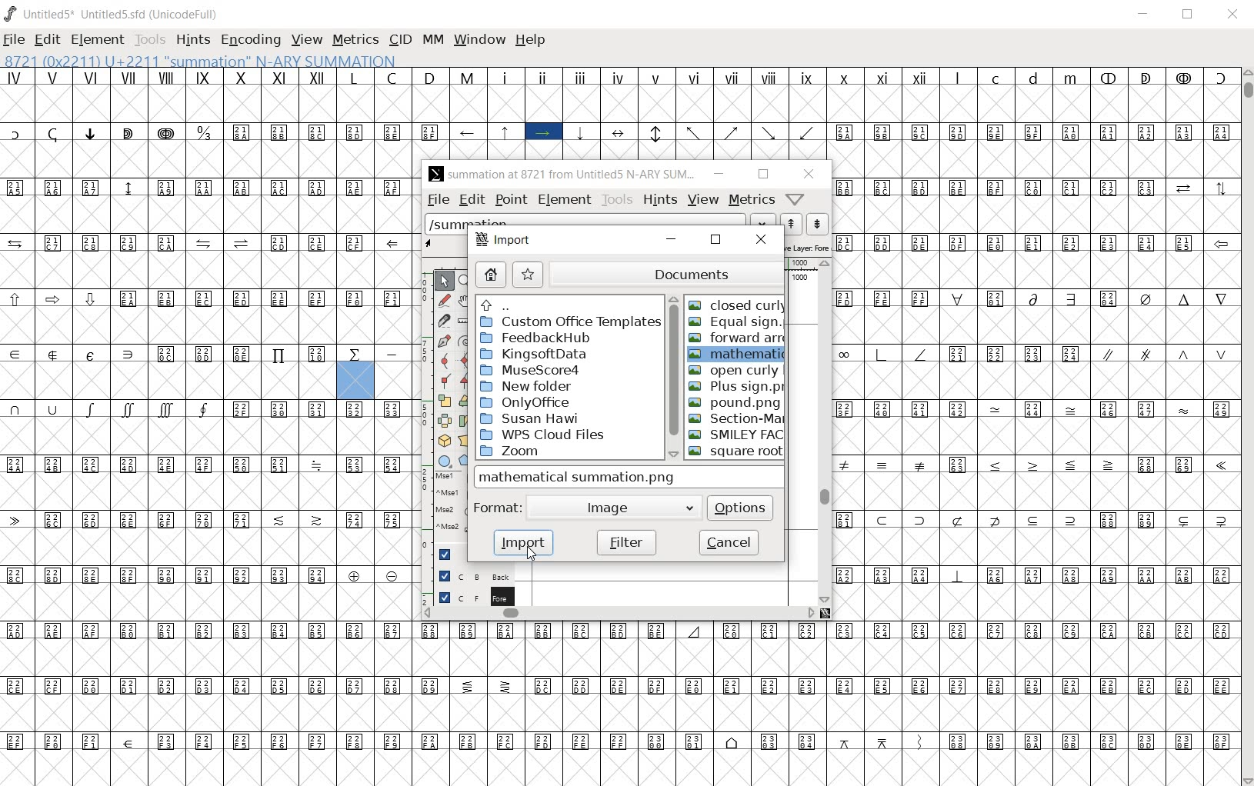  I want to click on OPEN CURLY, so click(732, 370).